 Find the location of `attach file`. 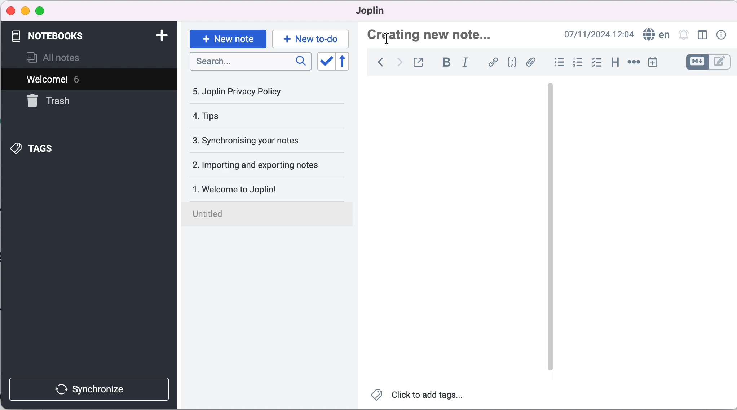

attach file is located at coordinates (531, 63).